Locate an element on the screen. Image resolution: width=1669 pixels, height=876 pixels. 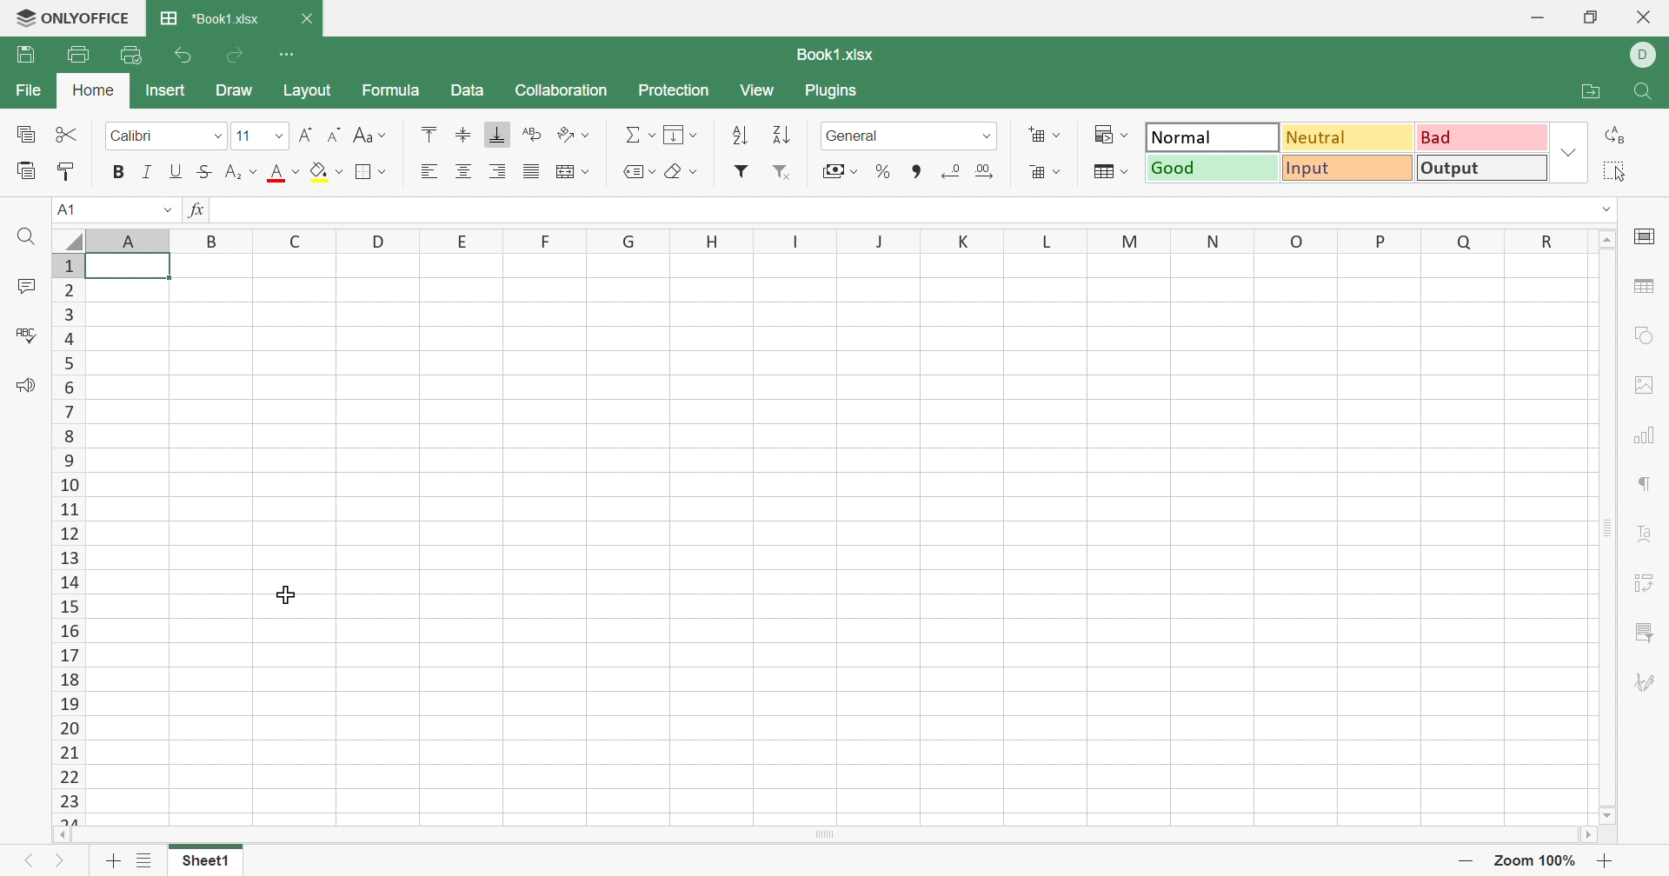
Redo is located at coordinates (237, 56).